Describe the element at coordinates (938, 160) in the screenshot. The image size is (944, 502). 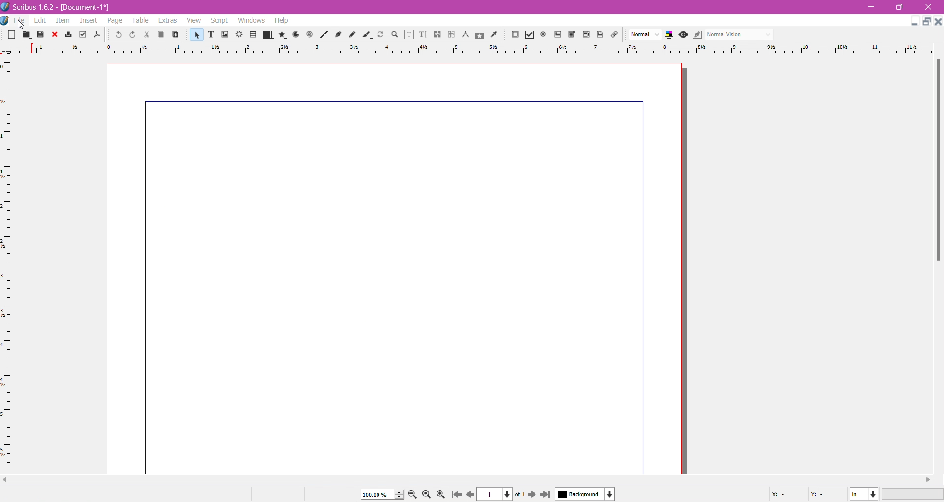
I see `scroll bar` at that location.